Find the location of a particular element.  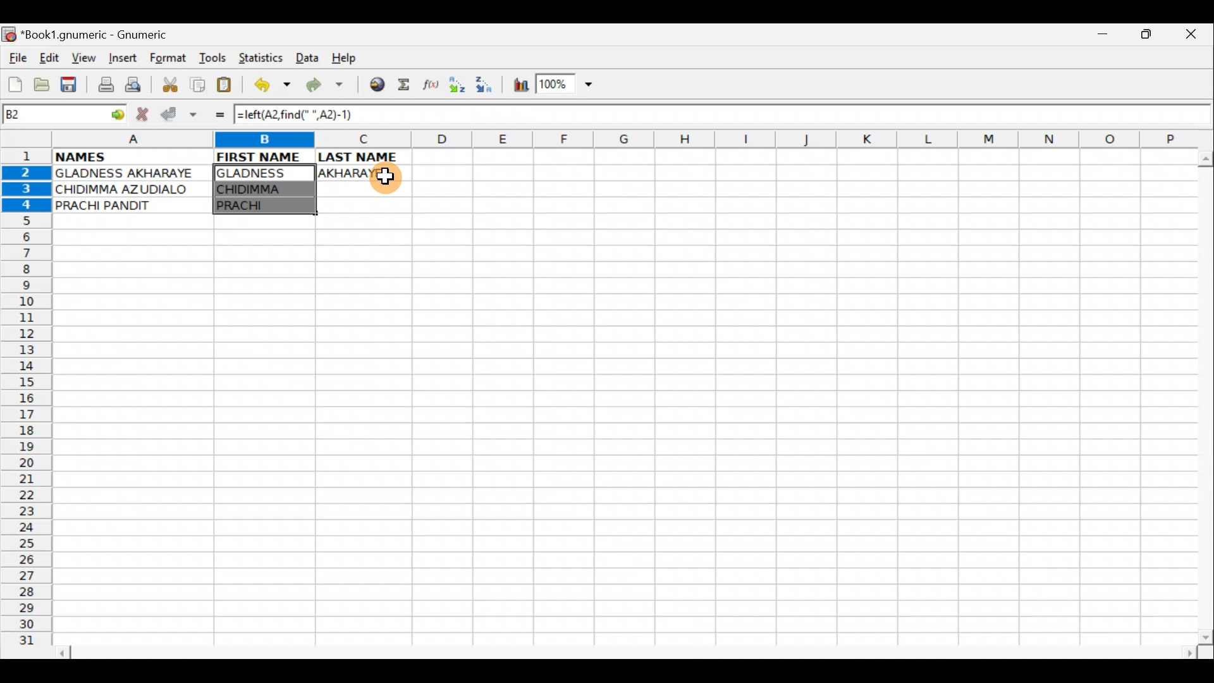

CHIDIMMA AZUDIALO is located at coordinates (126, 189).